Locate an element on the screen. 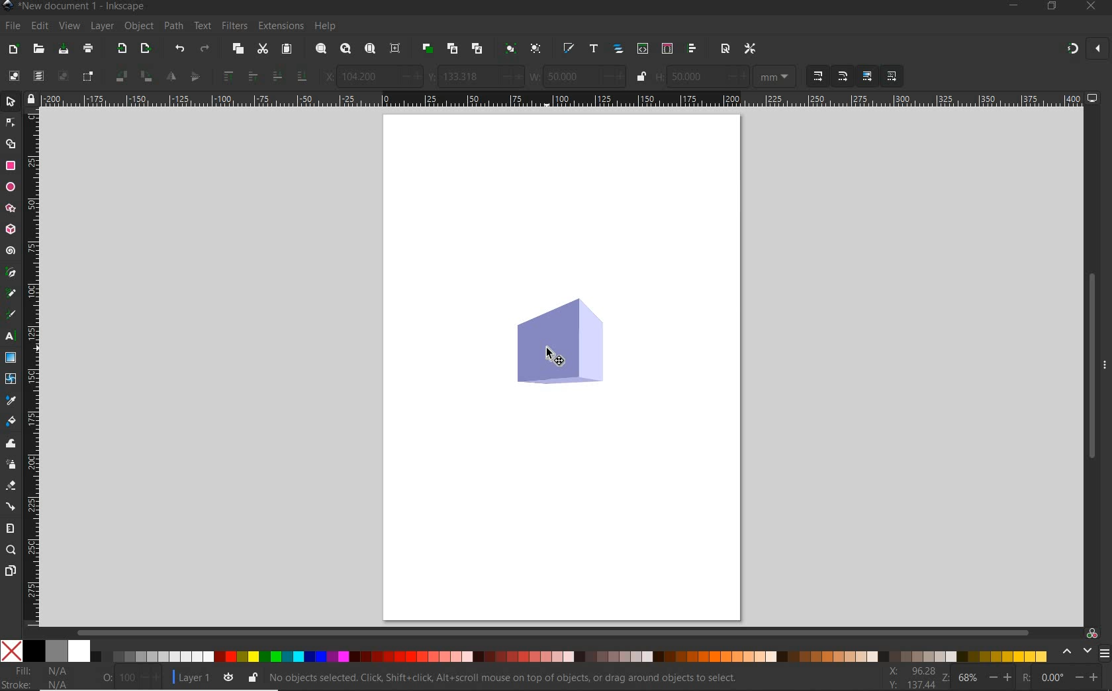 This screenshot has width=1112, height=691. selector tool is located at coordinates (11, 102).